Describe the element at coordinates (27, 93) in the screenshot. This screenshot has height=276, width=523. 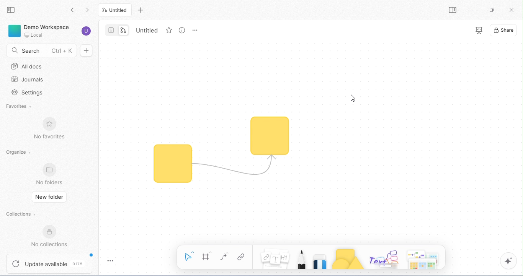
I see `settings` at that location.